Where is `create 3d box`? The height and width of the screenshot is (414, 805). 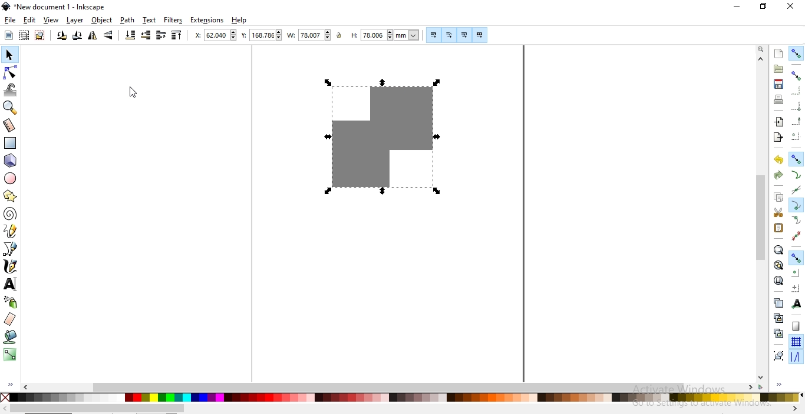
create 3d box is located at coordinates (12, 161).